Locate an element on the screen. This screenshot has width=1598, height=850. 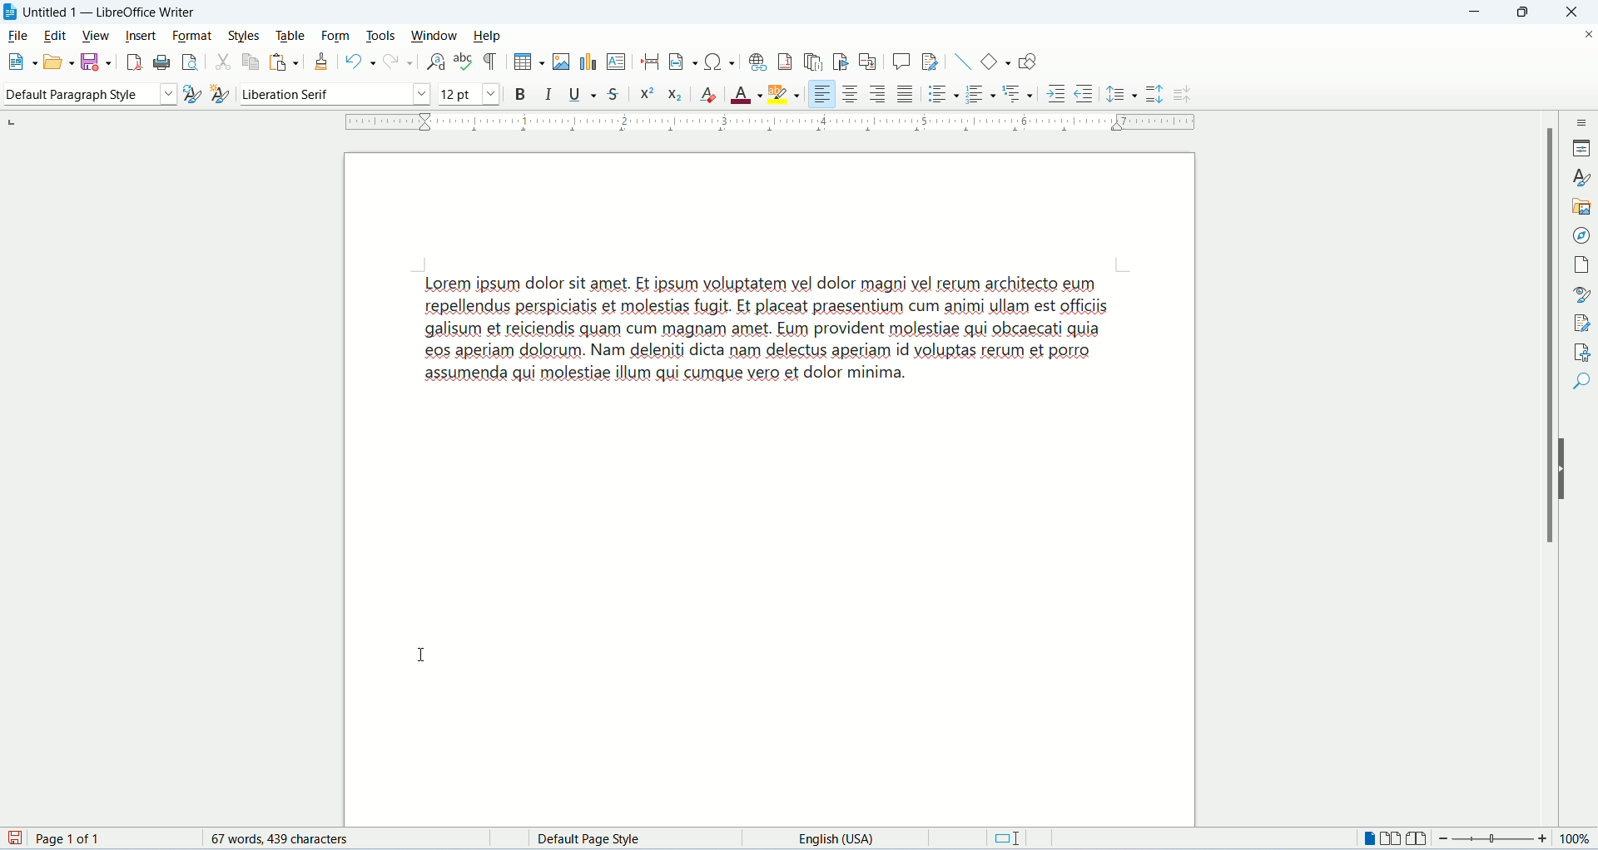
language is located at coordinates (838, 840).